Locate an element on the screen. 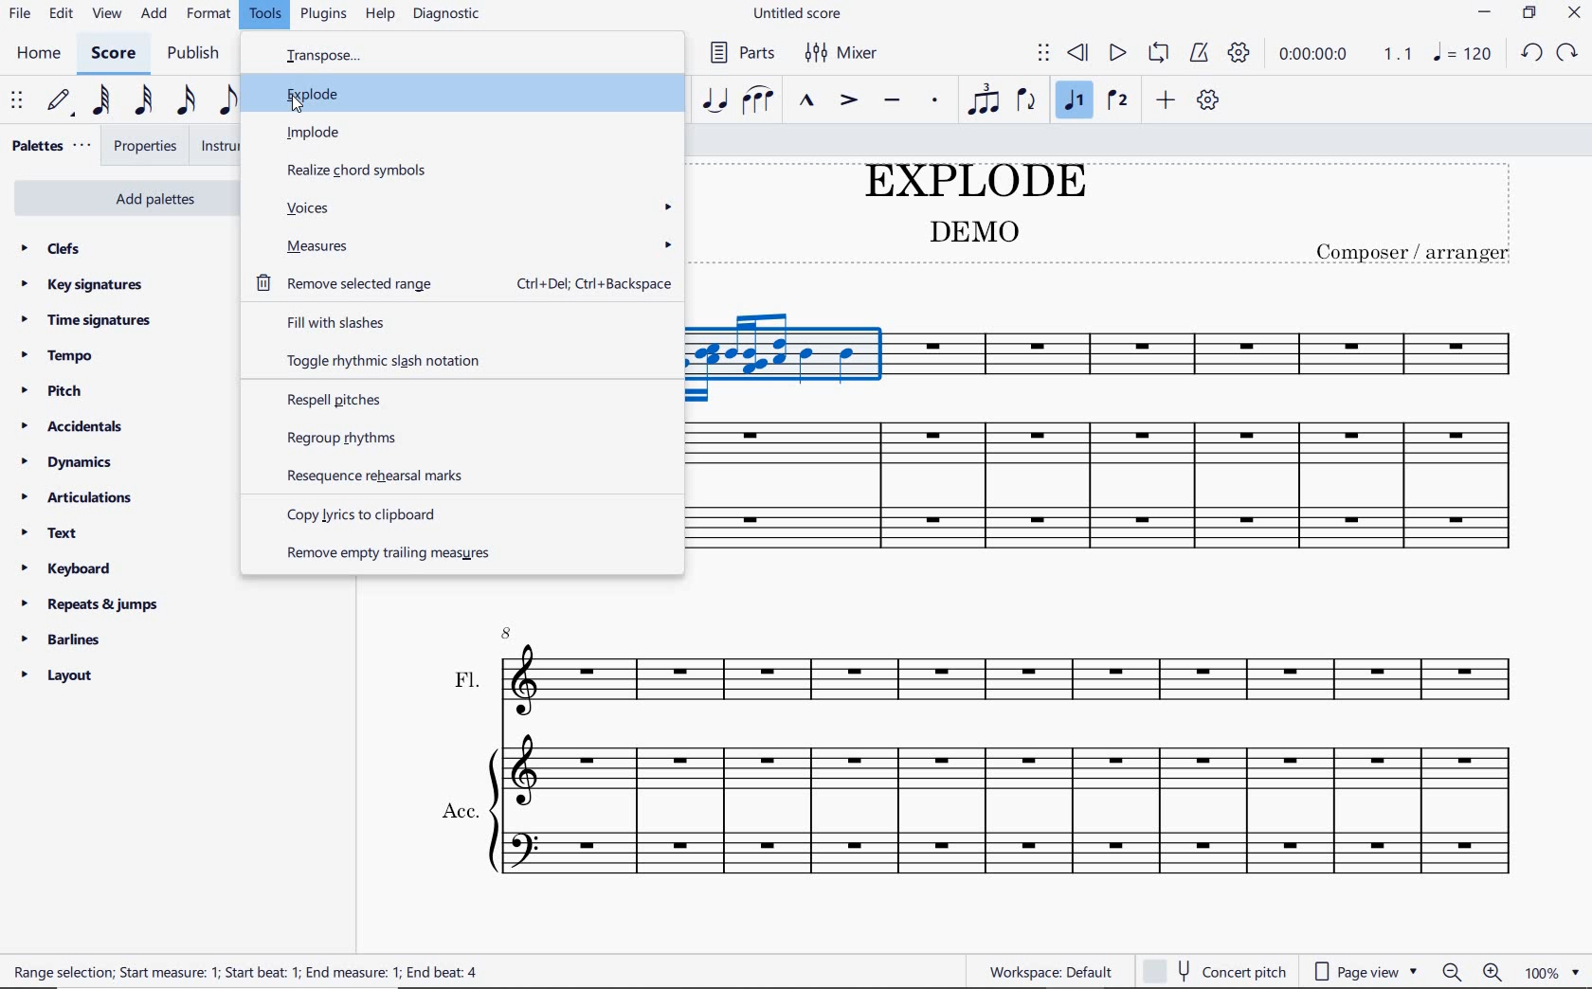 The width and height of the screenshot is (1592, 989). accidentals is located at coordinates (78, 426).